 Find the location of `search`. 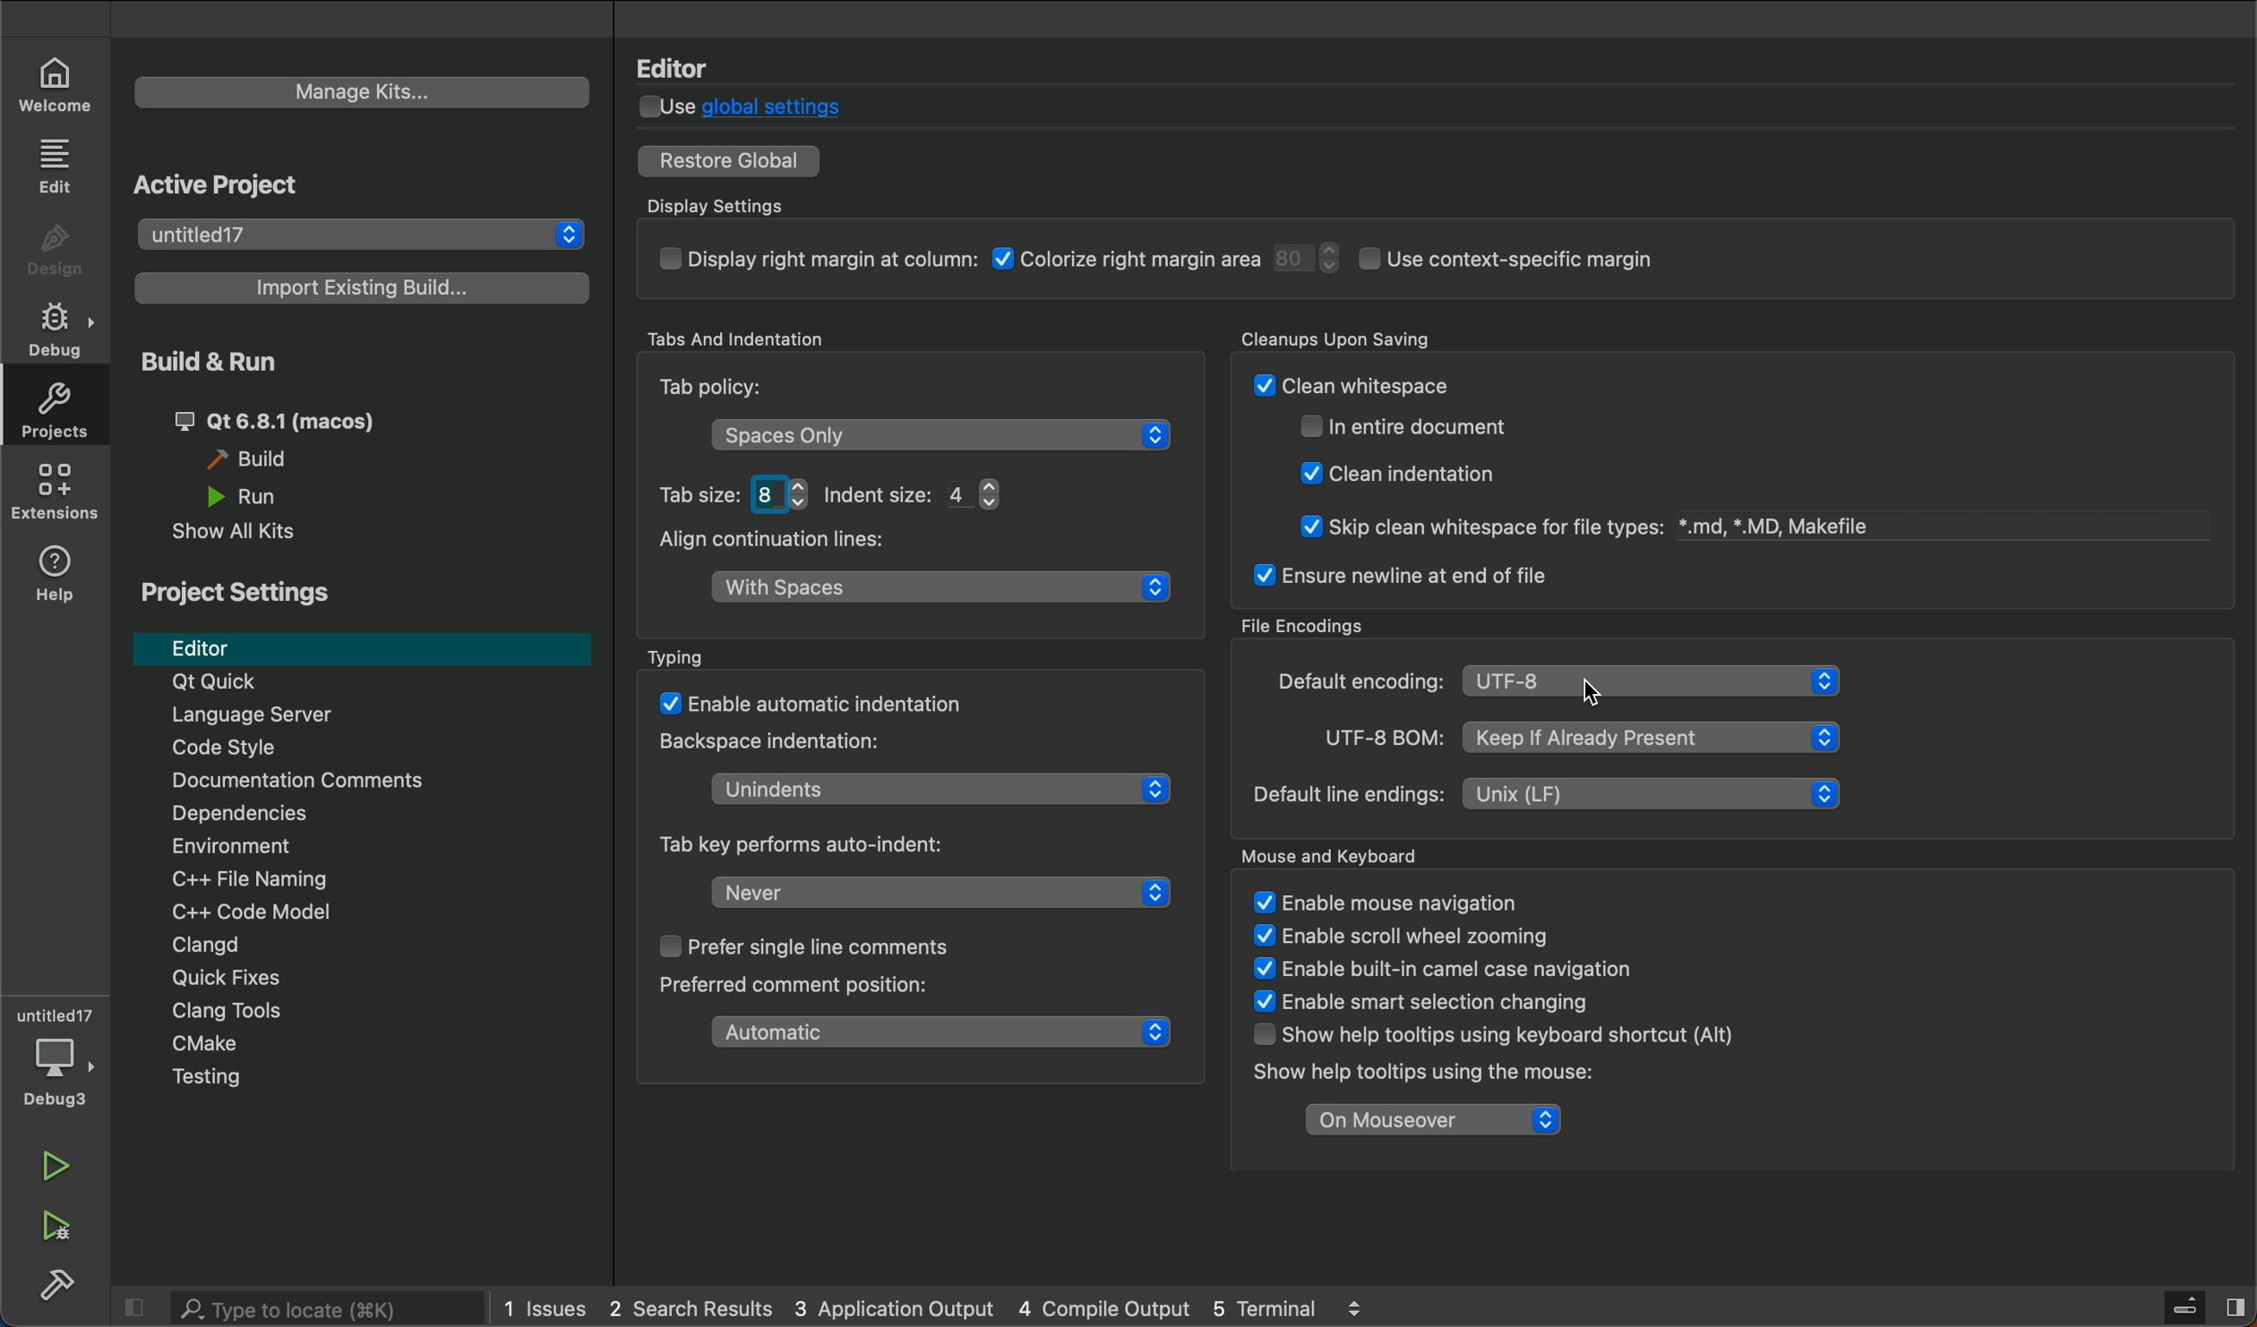

search is located at coordinates (309, 1306).